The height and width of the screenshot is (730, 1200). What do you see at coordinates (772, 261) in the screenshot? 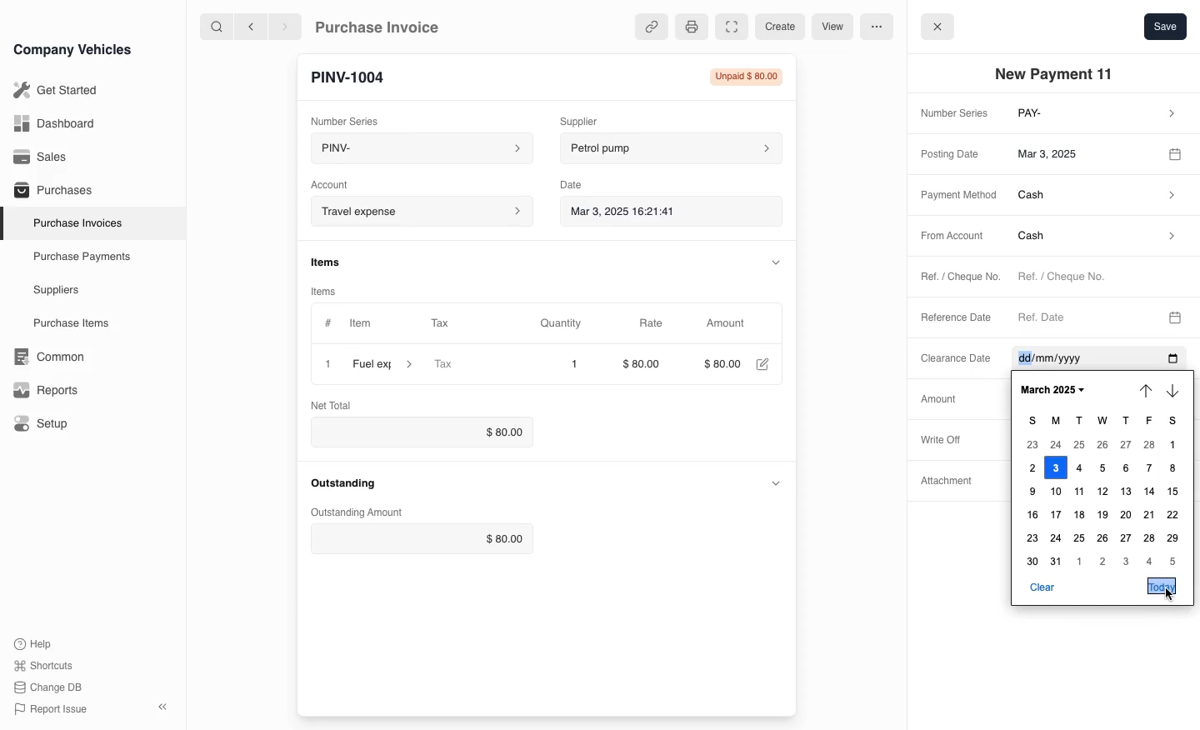
I see `collapse` at bounding box center [772, 261].